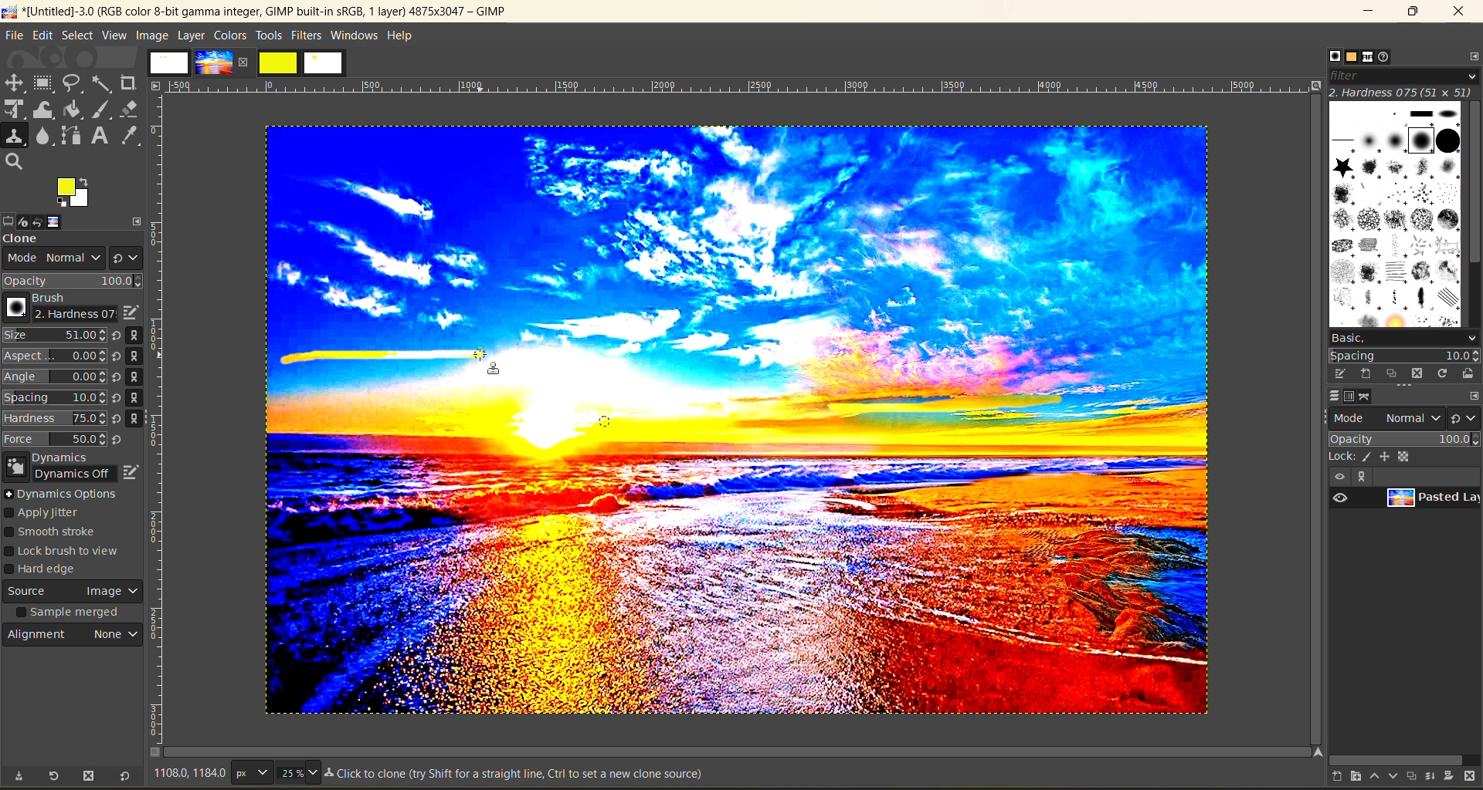 The width and height of the screenshot is (1483, 790). I want to click on edit, so click(132, 470).